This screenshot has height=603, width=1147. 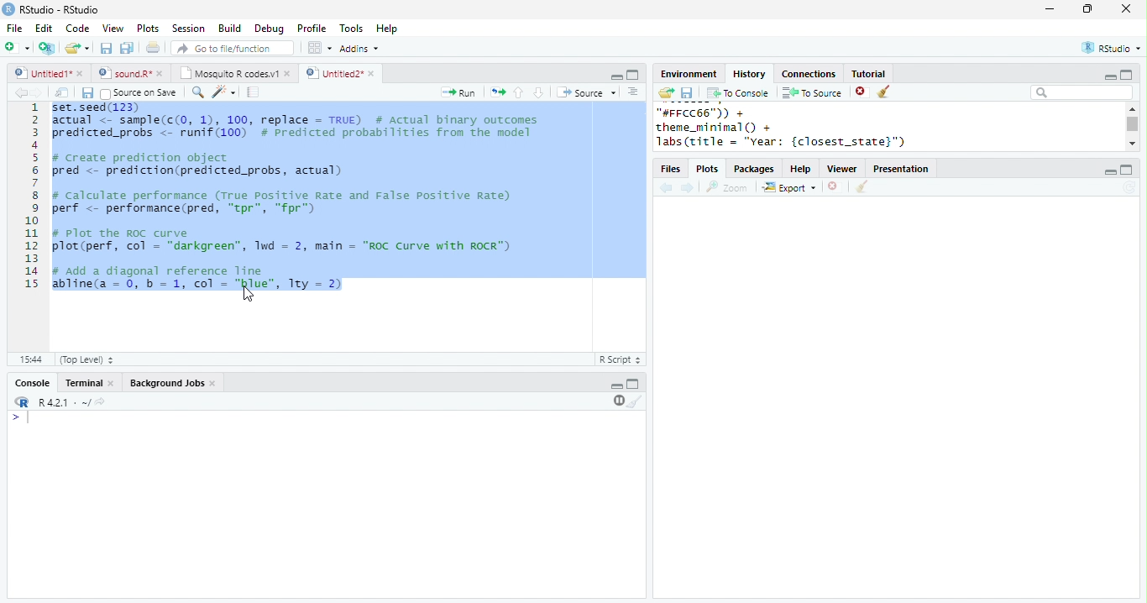 I want to click on Connections, so click(x=808, y=74).